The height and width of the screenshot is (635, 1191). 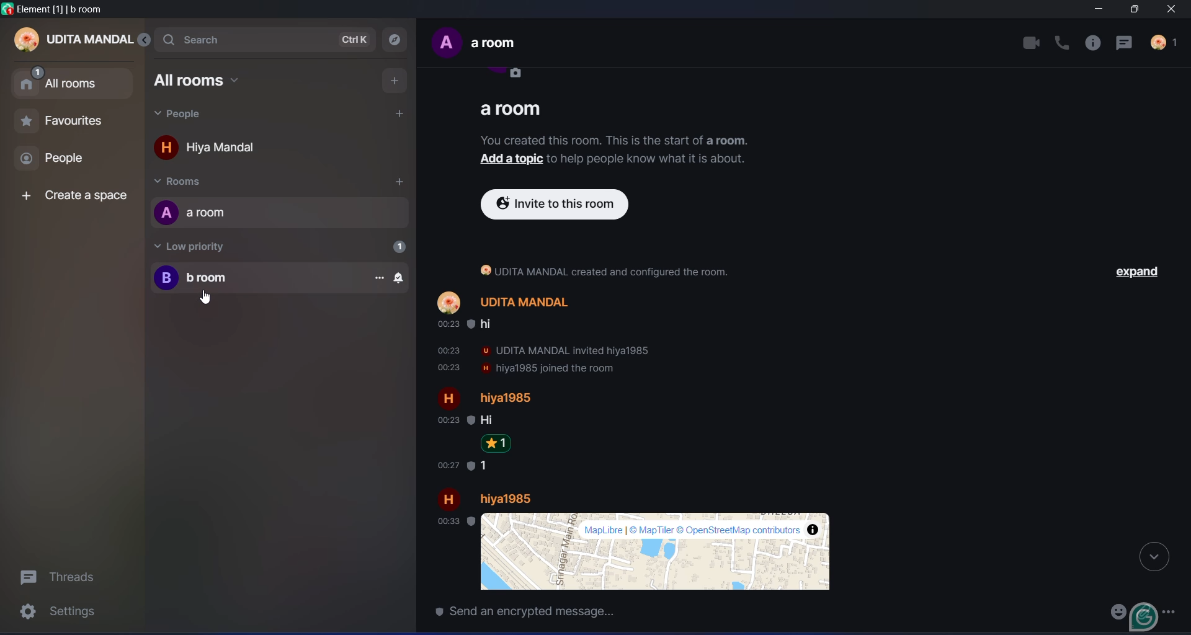 I want to click on Threads, so click(x=63, y=575).